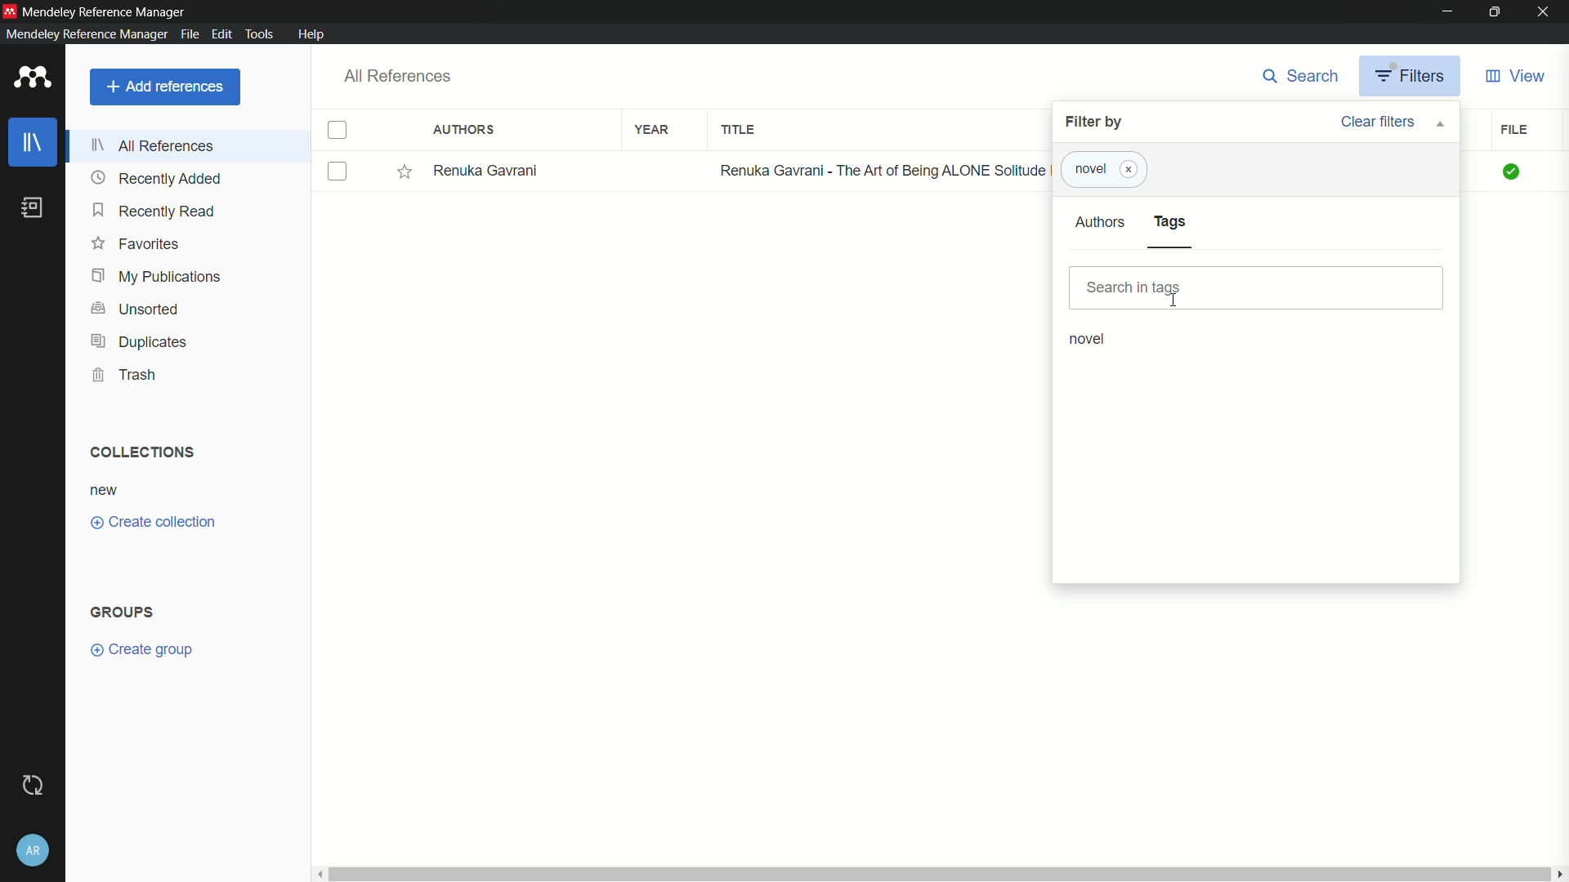 This screenshot has height=882, width=1569. I want to click on create collection, so click(154, 521).